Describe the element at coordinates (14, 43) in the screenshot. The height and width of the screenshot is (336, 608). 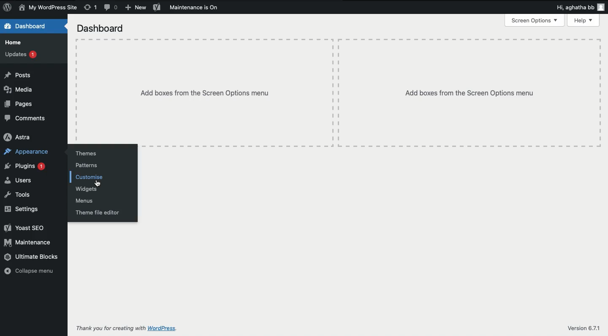
I see `Home` at that location.